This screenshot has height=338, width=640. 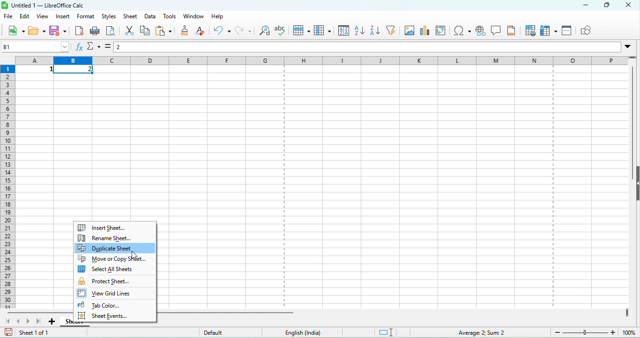 What do you see at coordinates (97, 32) in the screenshot?
I see `print` at bounding box center [97, 32].